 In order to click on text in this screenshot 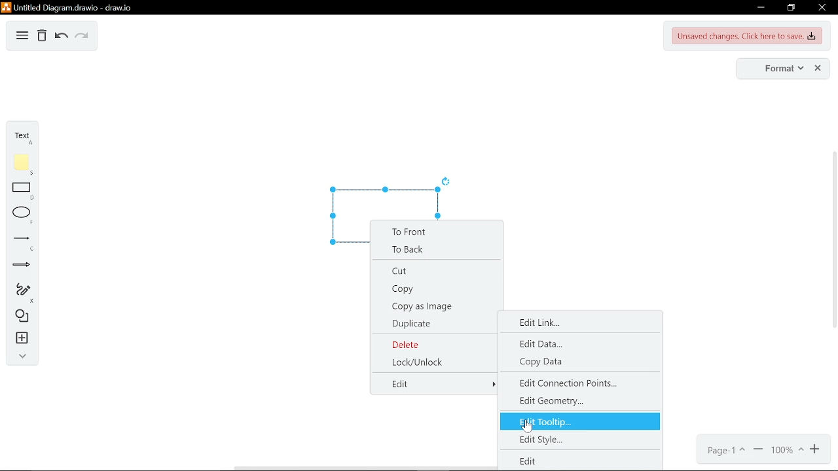, I will do `click(25, 138)`.